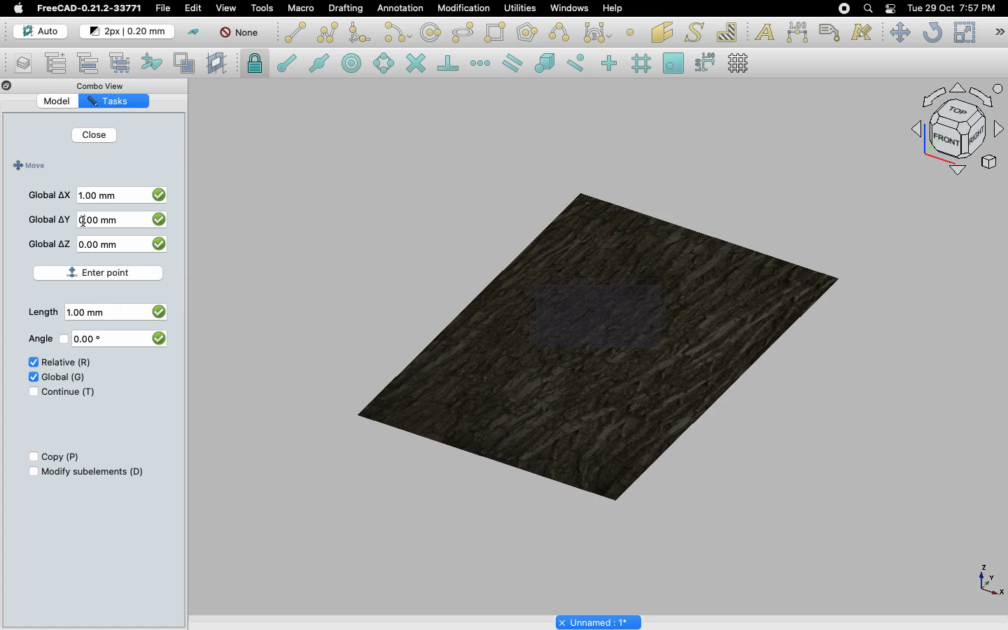 This screenshot has height=630, width=1008. Describe the element at coordinates (358, 34) in the screenshot. I see `Fillet` at that location.